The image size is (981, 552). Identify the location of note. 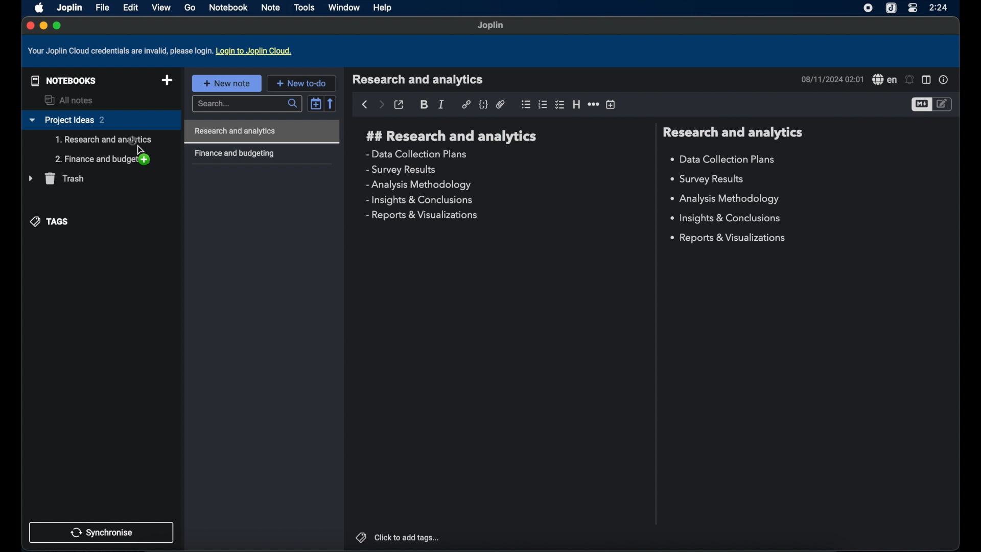
(271, 7).